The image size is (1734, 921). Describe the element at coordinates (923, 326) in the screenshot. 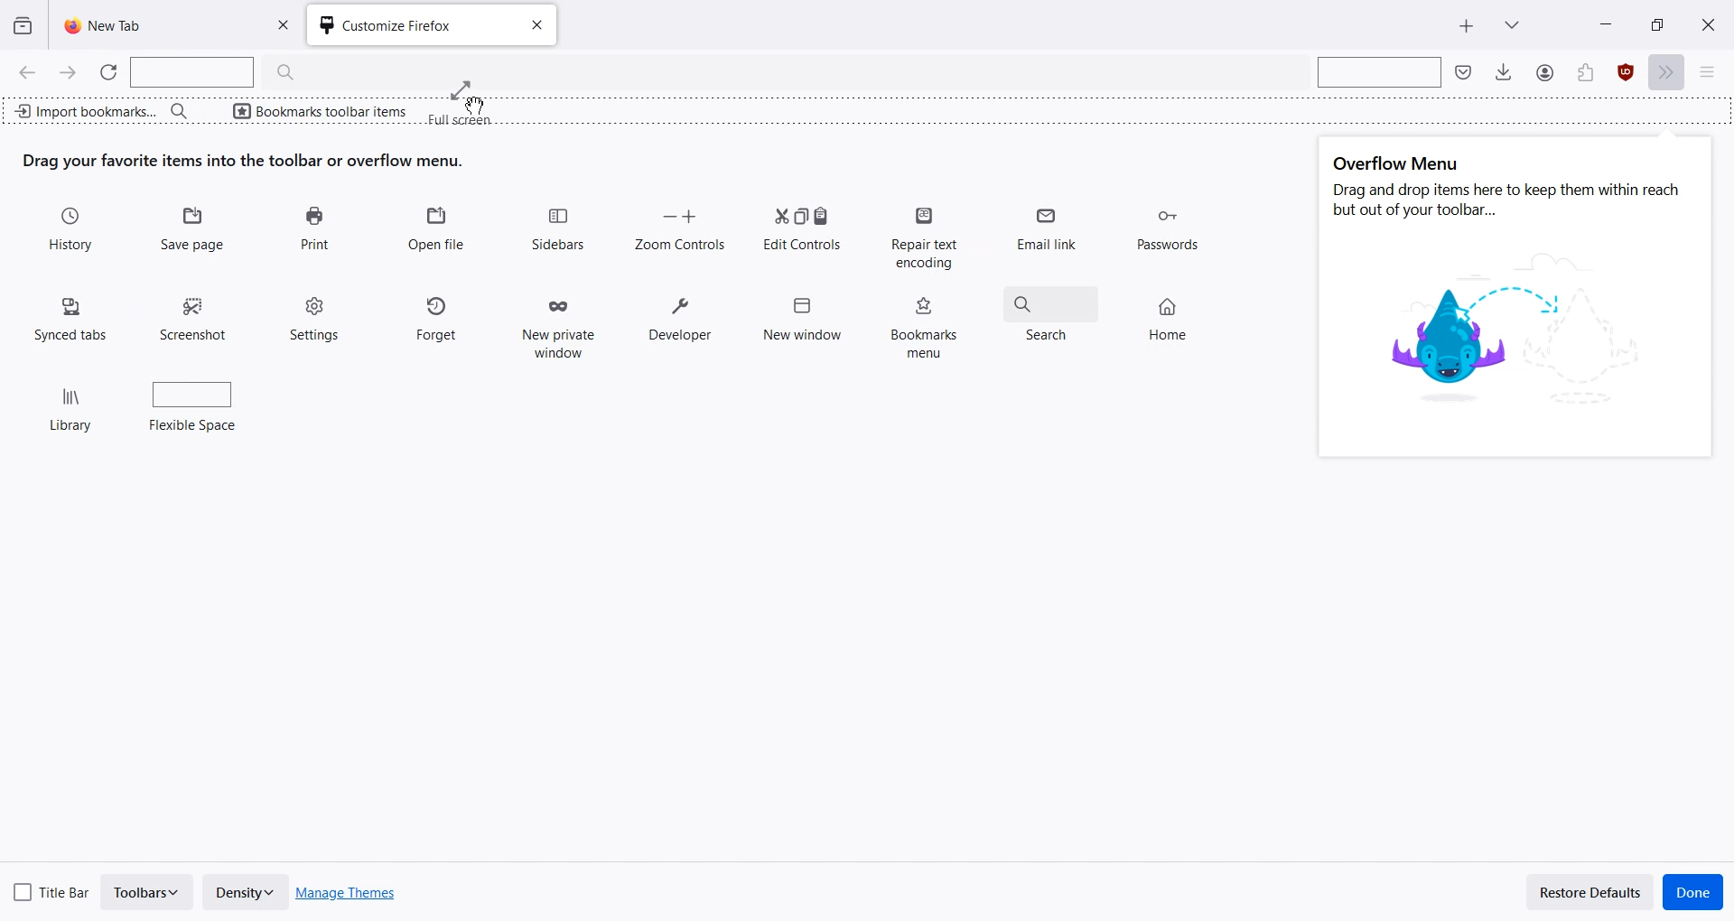

I see `Bookmarks menu` at that location.